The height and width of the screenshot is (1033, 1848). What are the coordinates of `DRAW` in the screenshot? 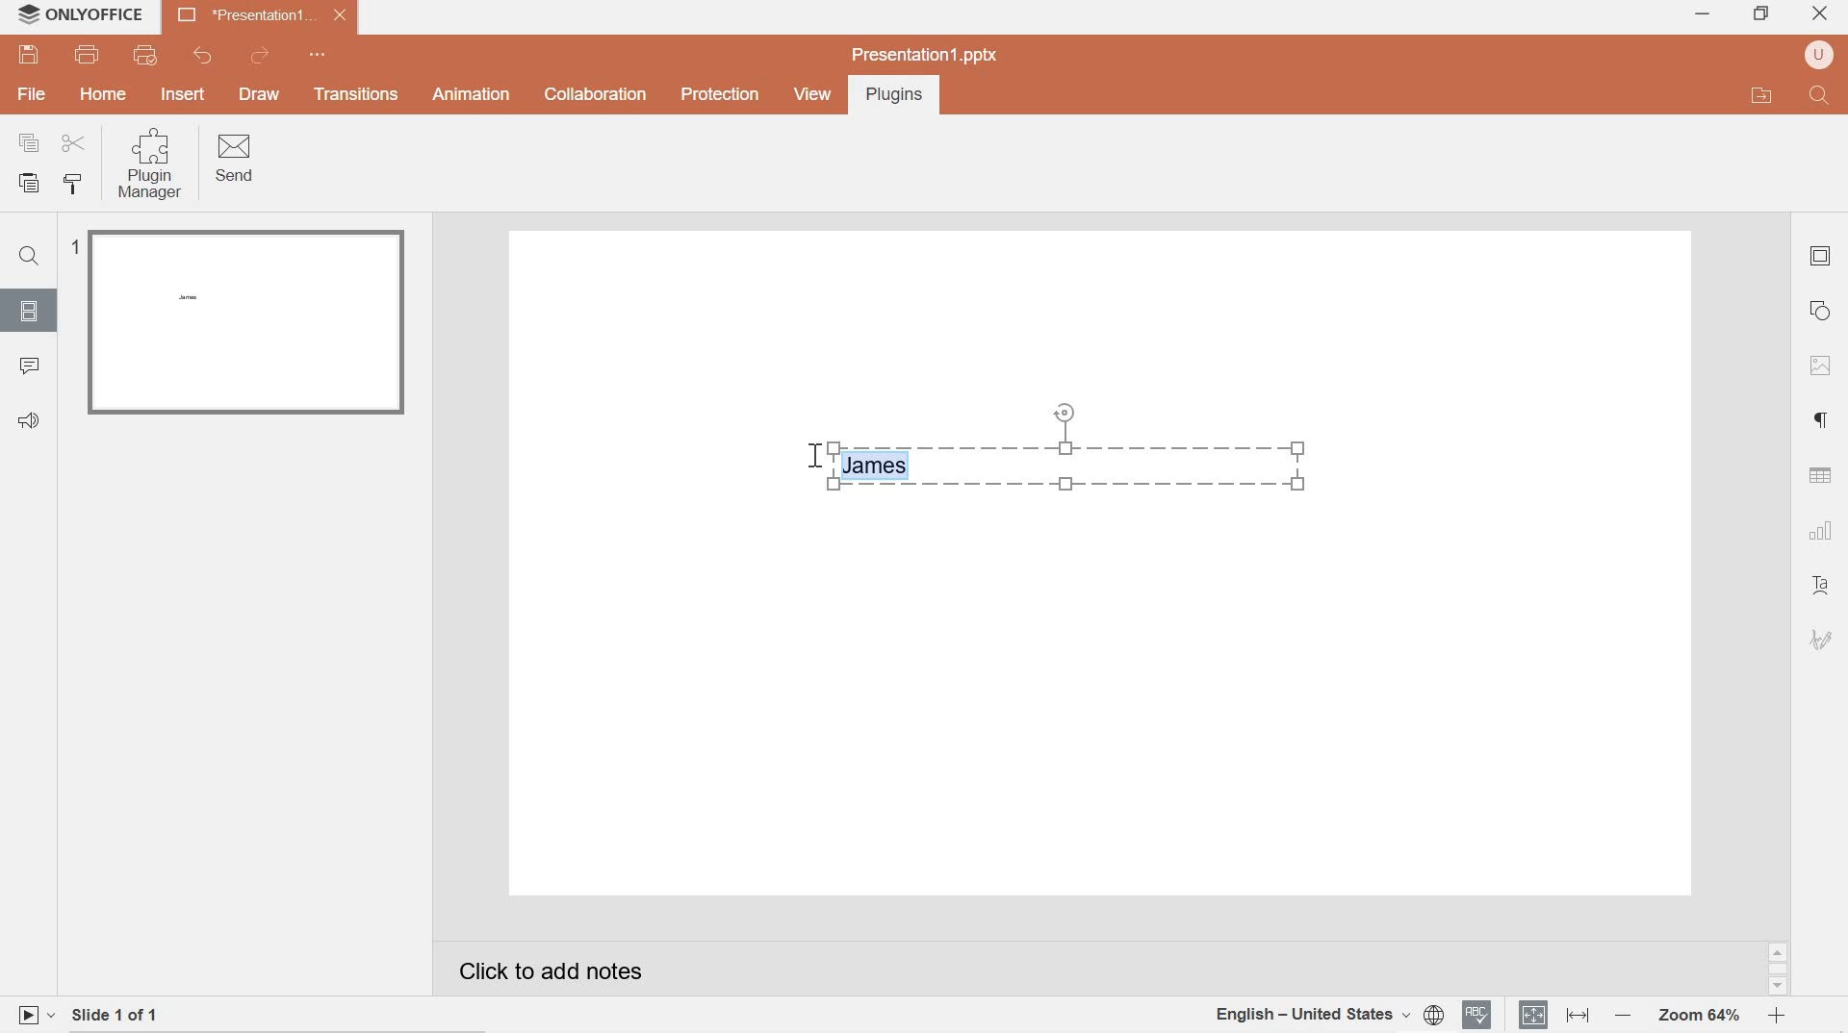 It's located at (263, 96).